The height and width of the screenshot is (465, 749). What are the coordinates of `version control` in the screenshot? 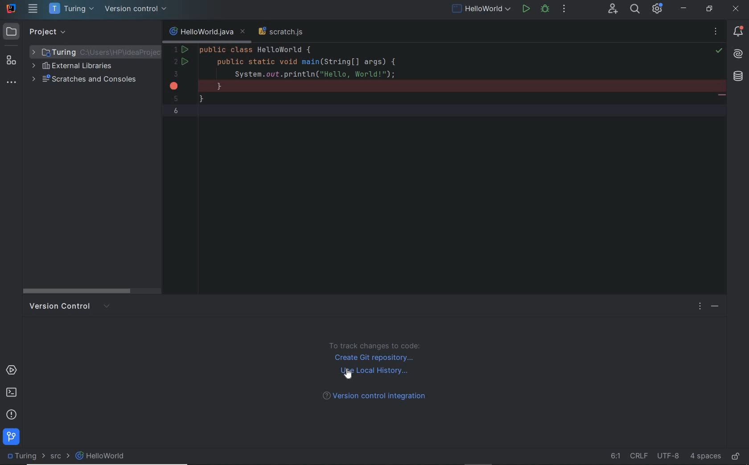 It's located at (84, 307).